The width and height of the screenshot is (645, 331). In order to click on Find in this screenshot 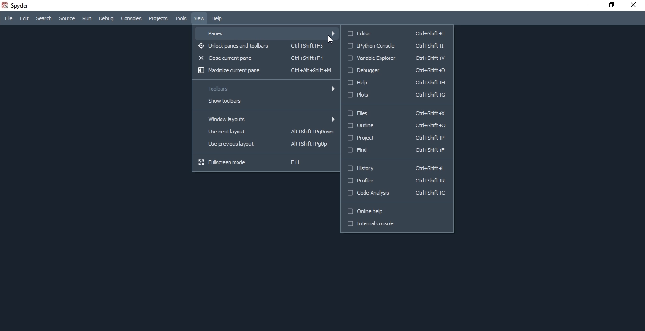, I will do `click(396, 150)`.